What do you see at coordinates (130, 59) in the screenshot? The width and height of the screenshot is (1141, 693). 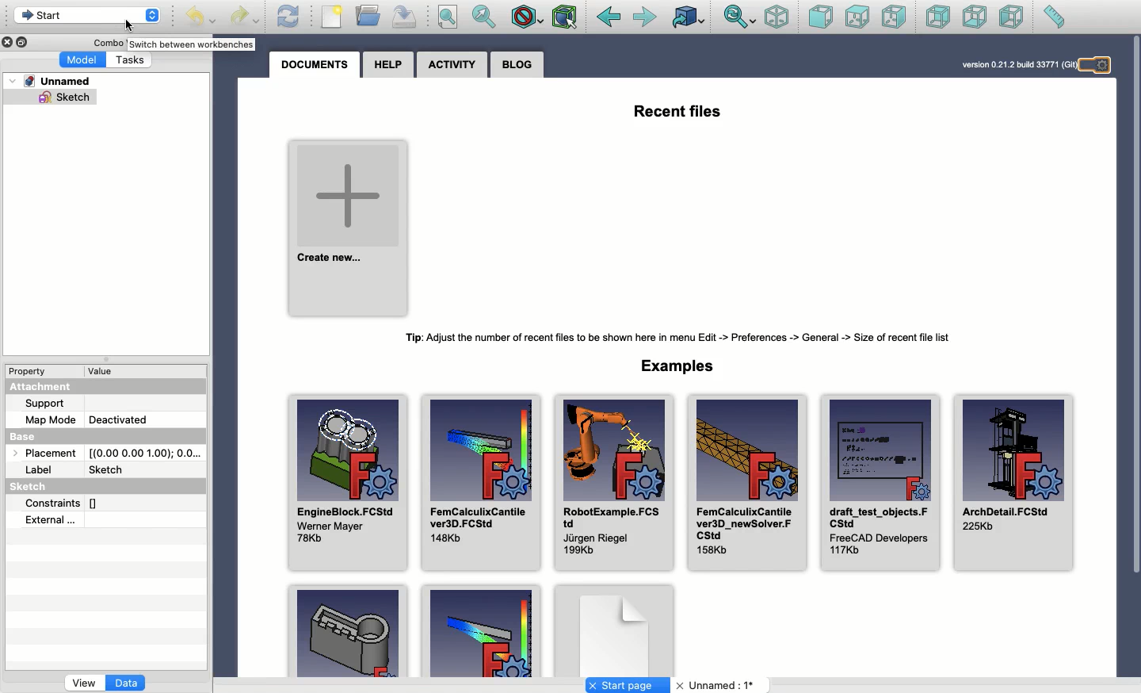 I see `Tasks` at bounding box center [130, 59].